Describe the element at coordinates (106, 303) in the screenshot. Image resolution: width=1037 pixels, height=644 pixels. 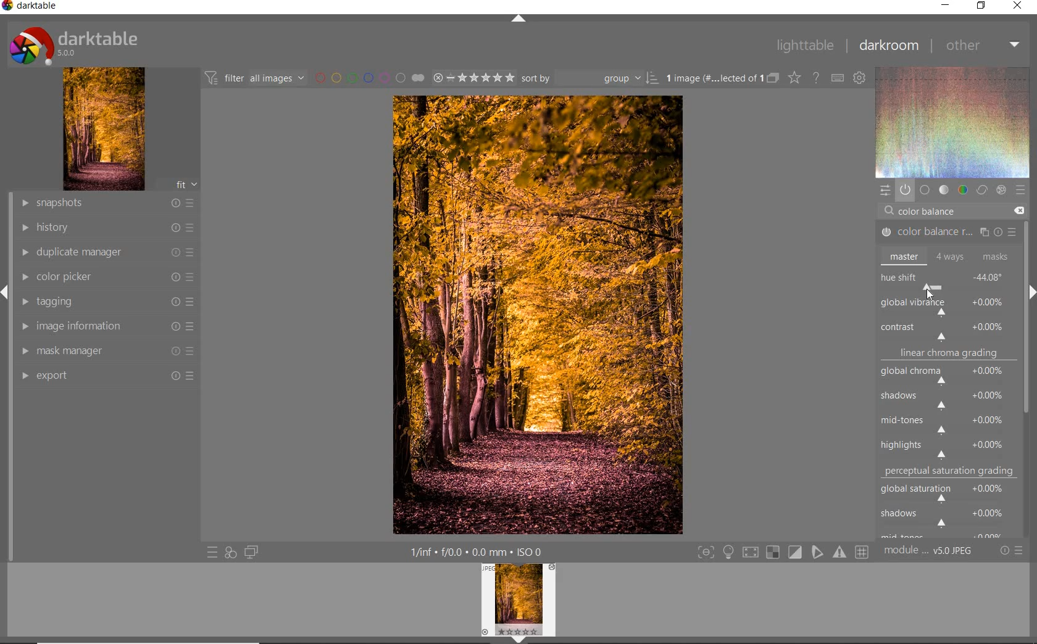
I see `tagging` at that location.